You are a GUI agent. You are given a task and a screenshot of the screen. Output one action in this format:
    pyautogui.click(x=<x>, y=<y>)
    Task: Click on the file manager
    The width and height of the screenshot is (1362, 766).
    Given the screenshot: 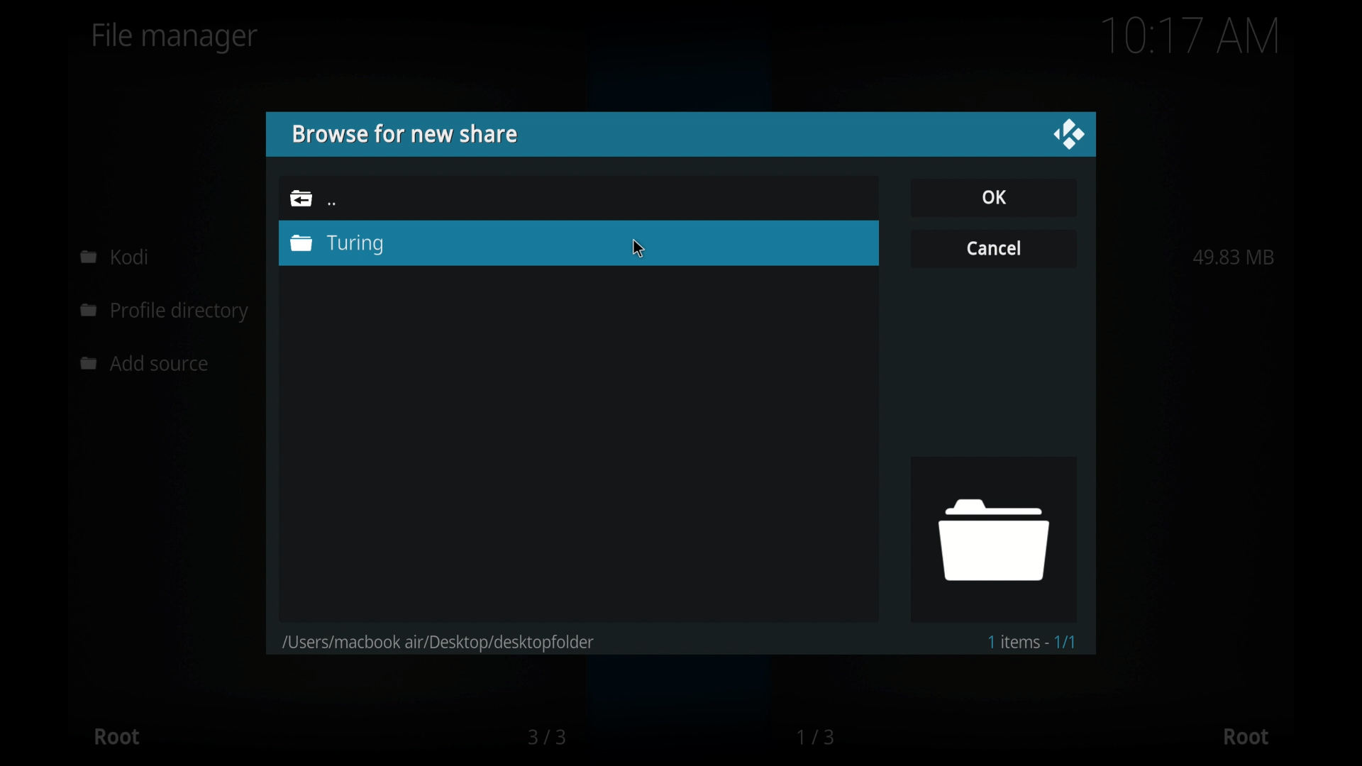 What is the action you would take?
    pyautogui.click(x=175, y=38)
    